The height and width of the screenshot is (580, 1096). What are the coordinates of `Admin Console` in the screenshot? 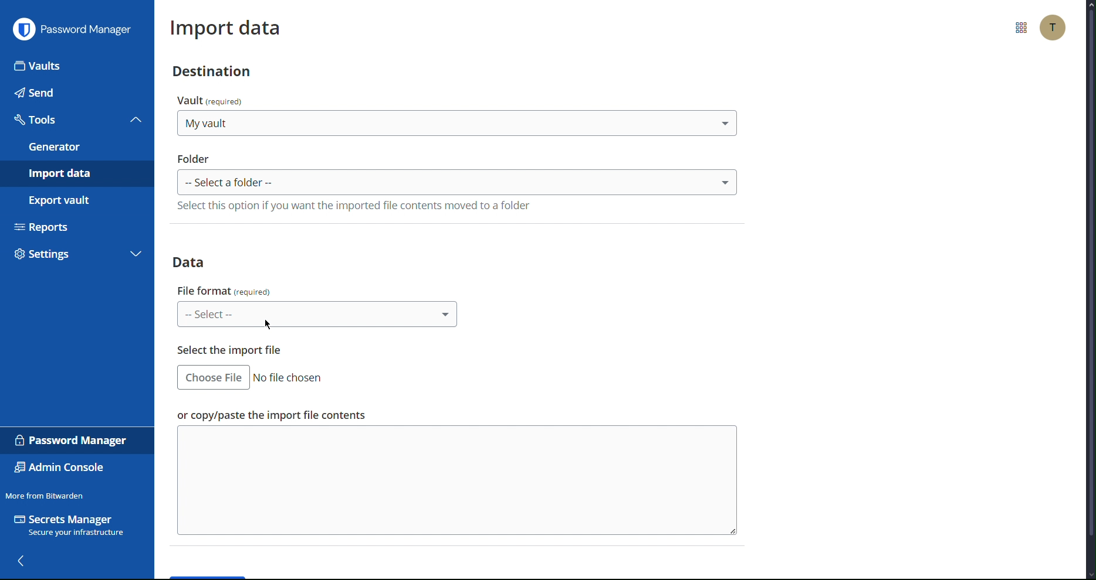 It's located at (60, 469).